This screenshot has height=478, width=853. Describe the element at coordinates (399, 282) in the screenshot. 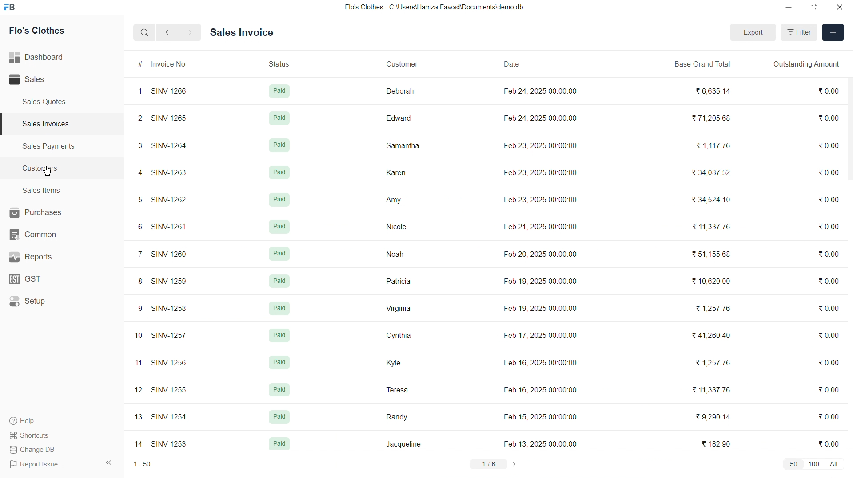

I see `Patricia` at that location.